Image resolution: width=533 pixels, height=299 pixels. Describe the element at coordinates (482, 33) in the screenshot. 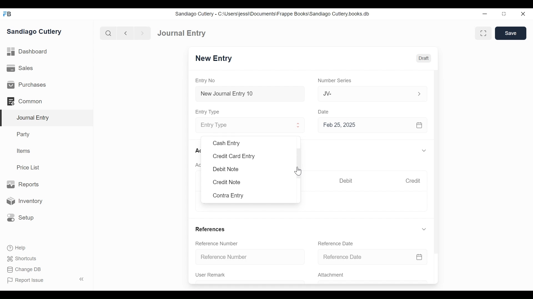

I see `Toggle between form and full width` at that location.